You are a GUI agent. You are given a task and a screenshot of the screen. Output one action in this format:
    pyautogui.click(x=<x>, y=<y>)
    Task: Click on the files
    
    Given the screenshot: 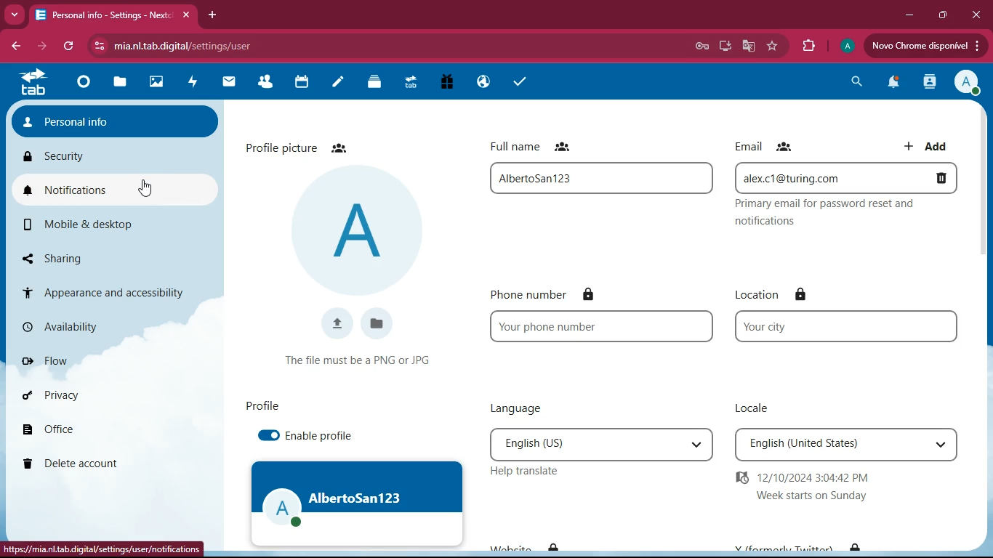 What is the action you would take?
    pyautogui.click(x=121, y=84)
    